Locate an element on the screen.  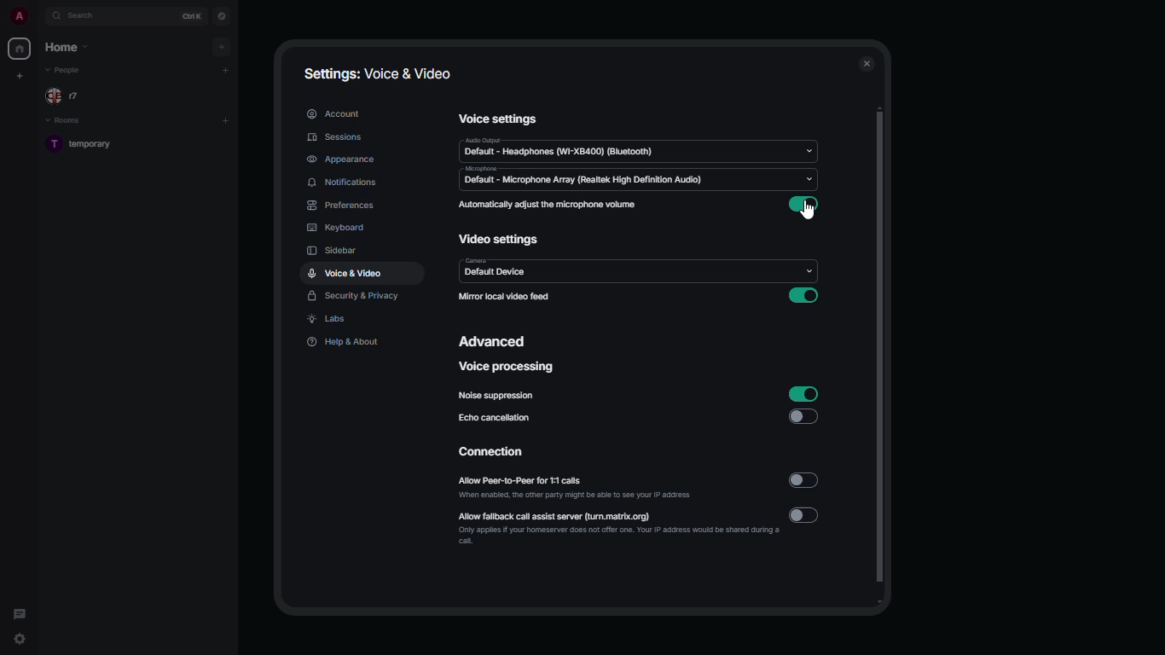
account is located at coordinates (334, 113).